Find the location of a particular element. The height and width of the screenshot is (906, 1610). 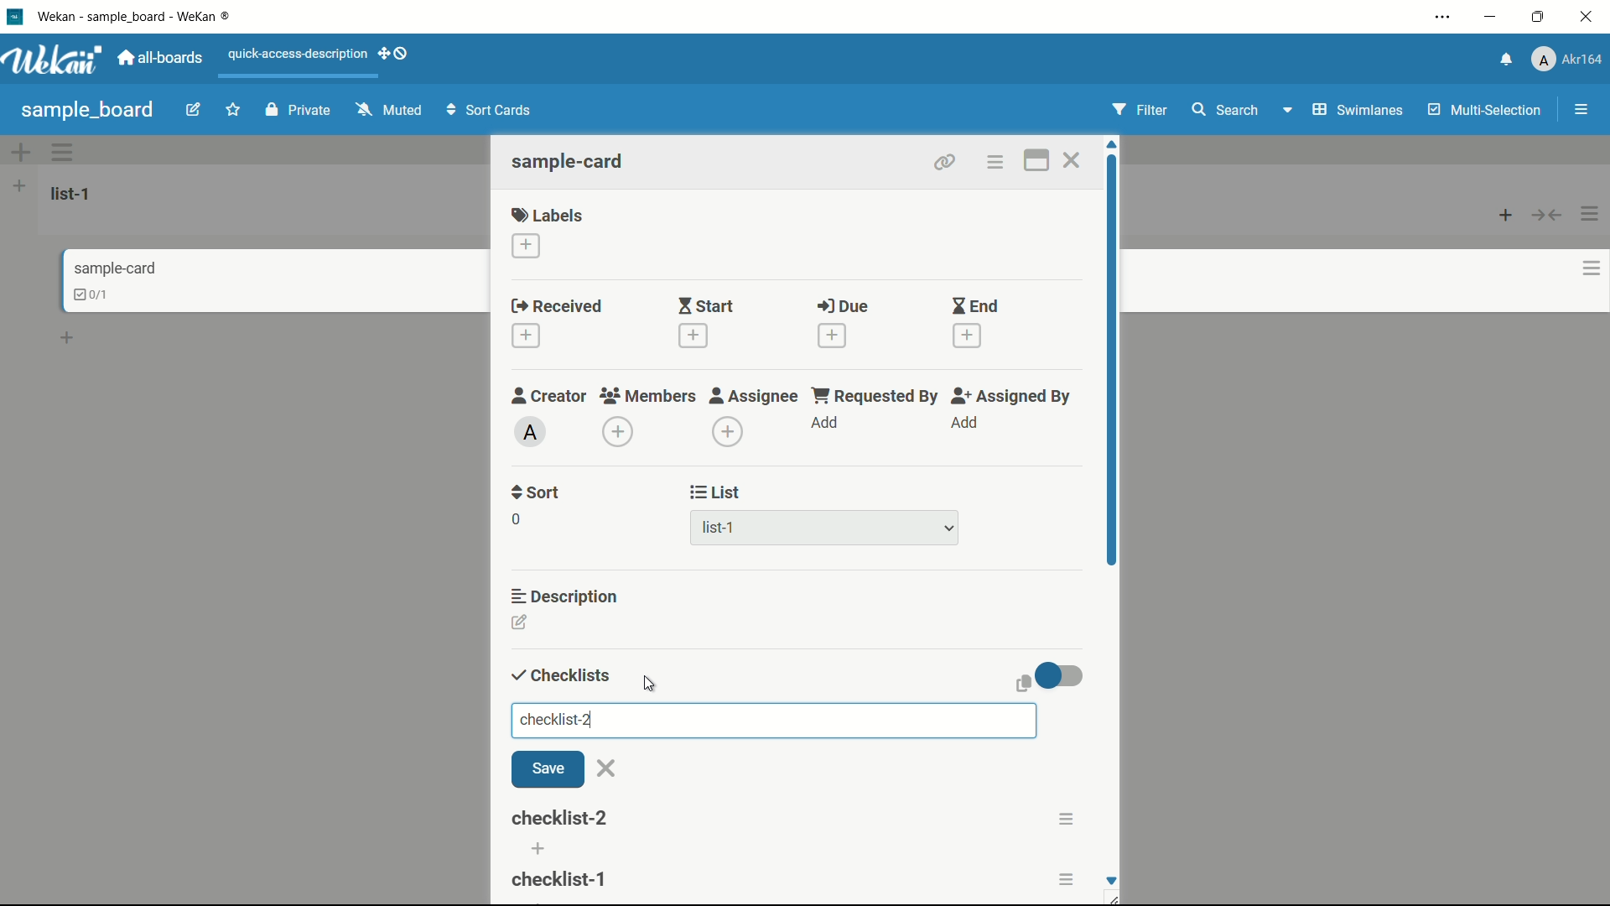

save is located at coordinates (548, 770).